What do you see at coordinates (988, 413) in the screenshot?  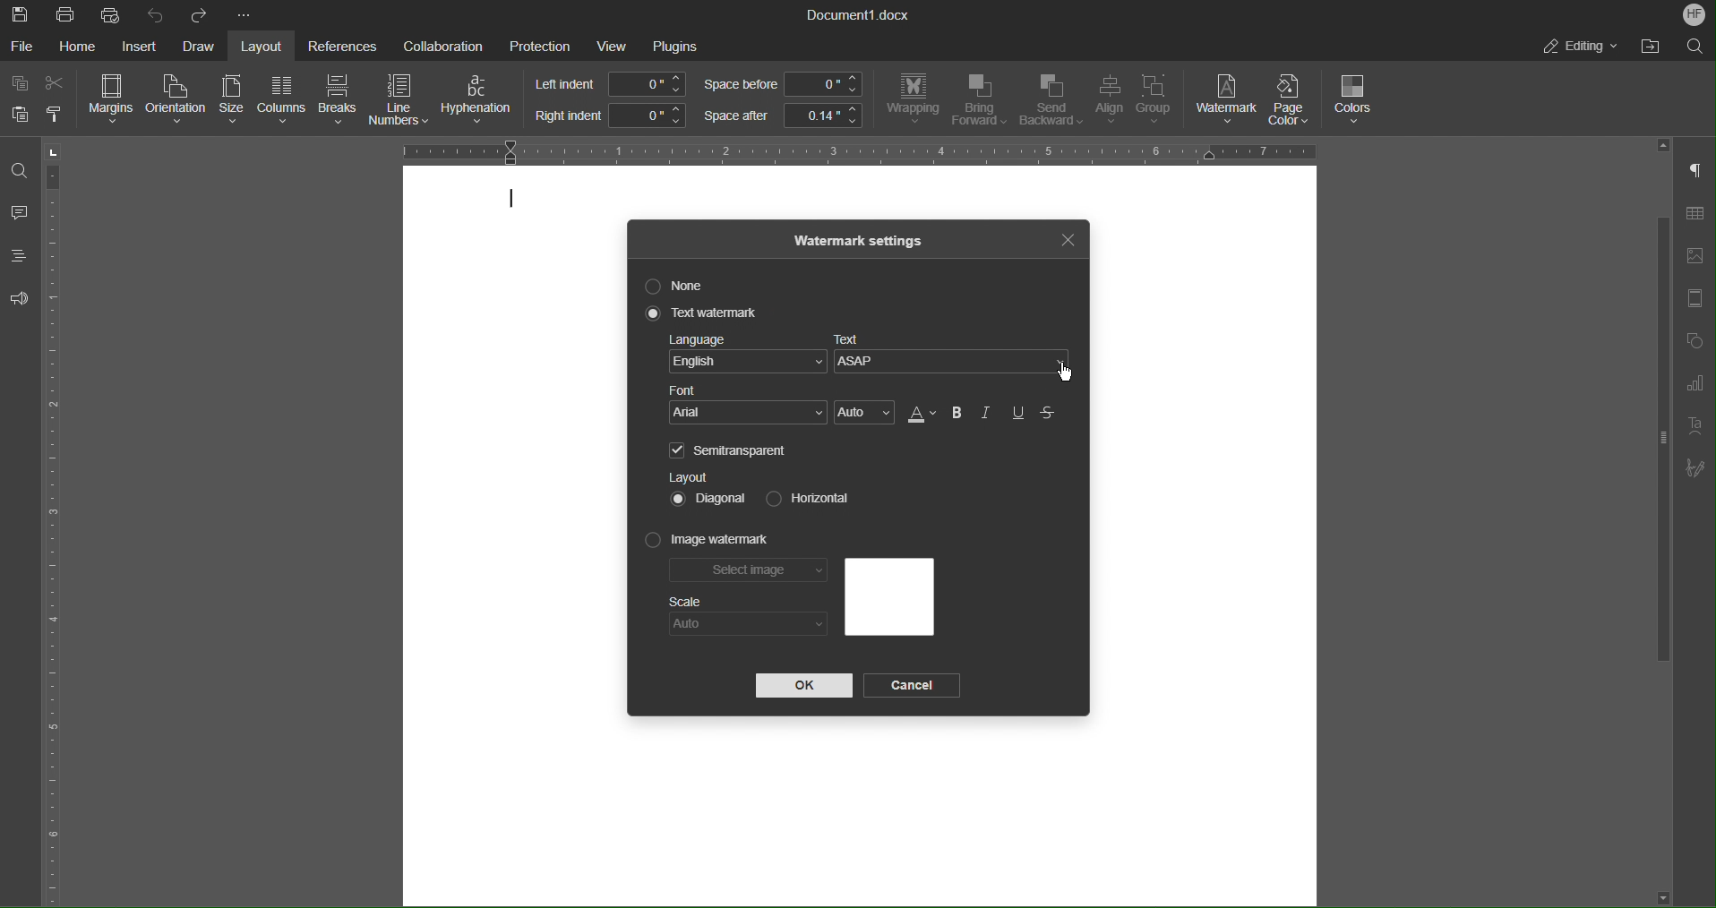 I see `Italic` at bounding box center [988, 413].